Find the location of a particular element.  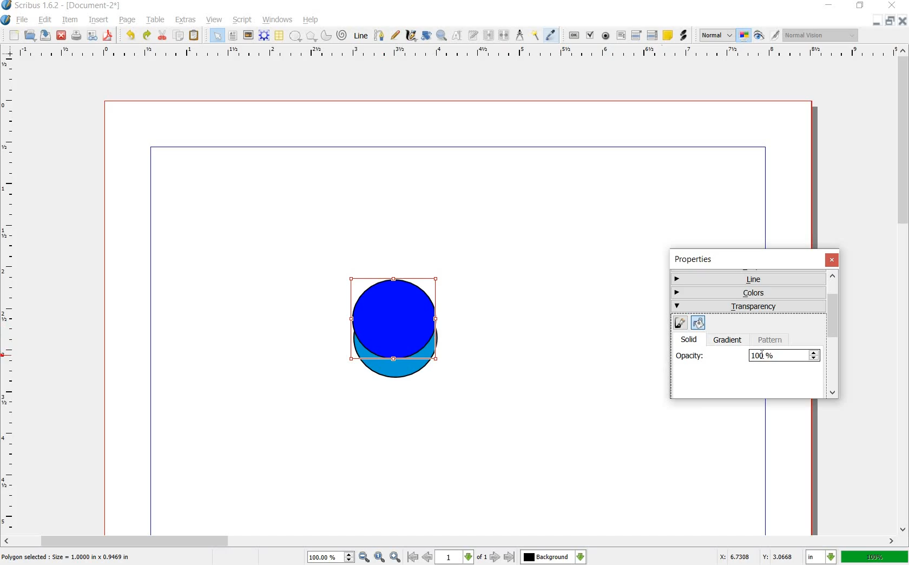

pdf push button is located at coordinates (574, 36).